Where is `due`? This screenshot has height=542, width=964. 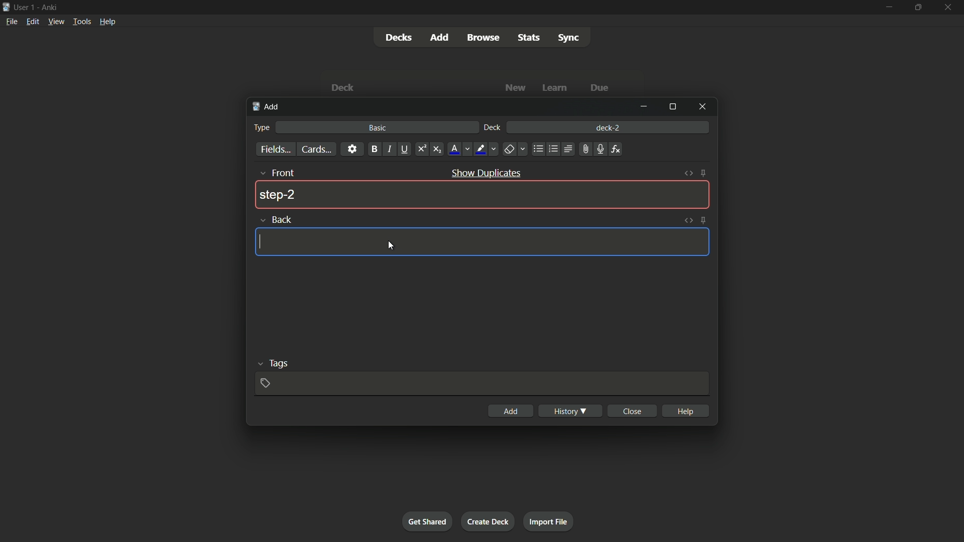 due is located at coordinates (598, 88).